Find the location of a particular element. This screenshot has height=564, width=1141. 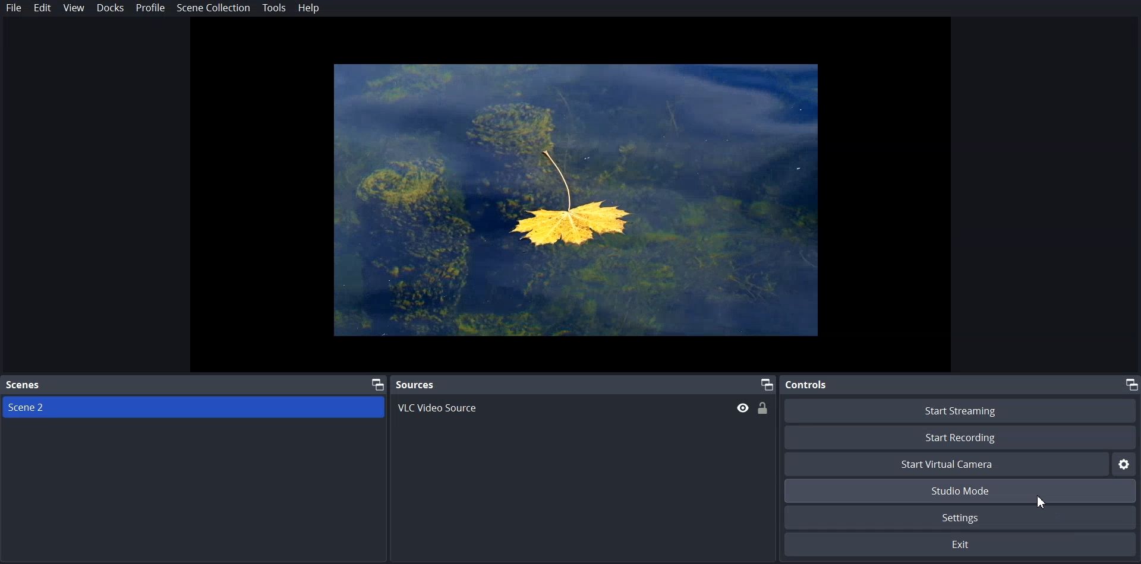

Cursor is located at coordinates (1046, 505).